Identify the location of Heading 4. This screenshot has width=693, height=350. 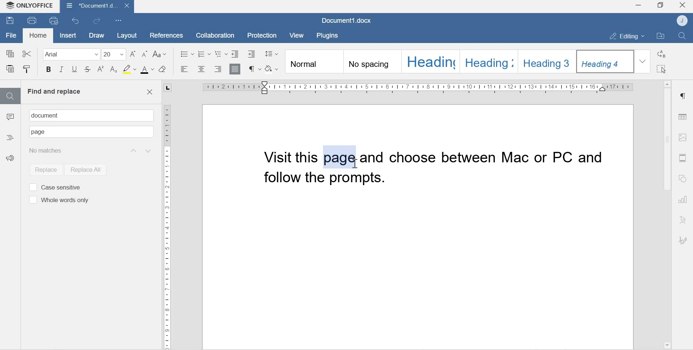
(606, 61).